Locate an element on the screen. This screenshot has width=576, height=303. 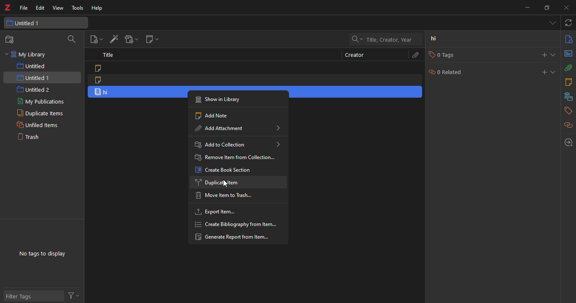
cursor is located at coordinates (228, 183).